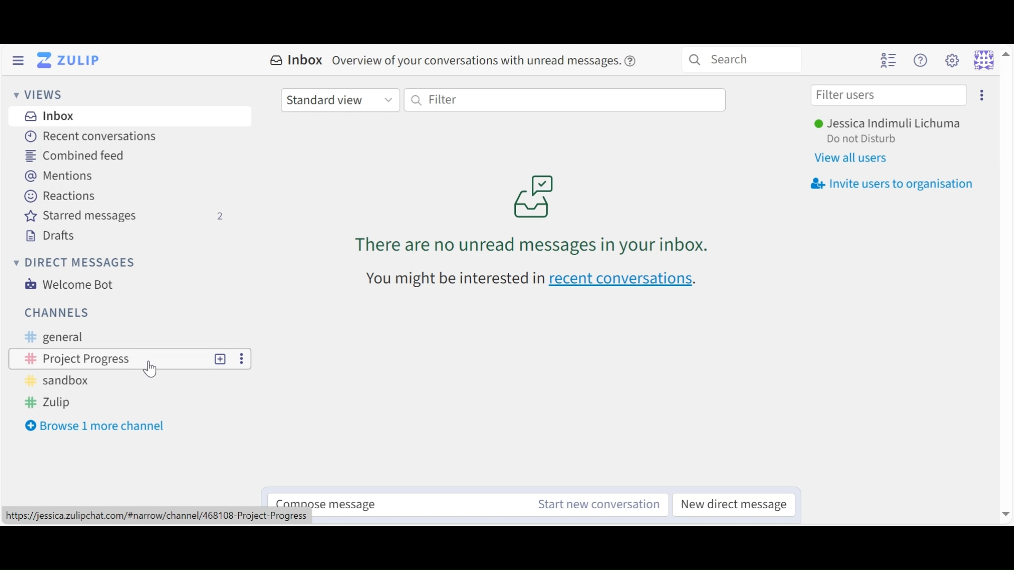 The width and height of the screenshot is (1014, 570). What do you see at coordinates (991, 60) in the screenshot?
I see `Personal menu` at bounding box center [991, 60].